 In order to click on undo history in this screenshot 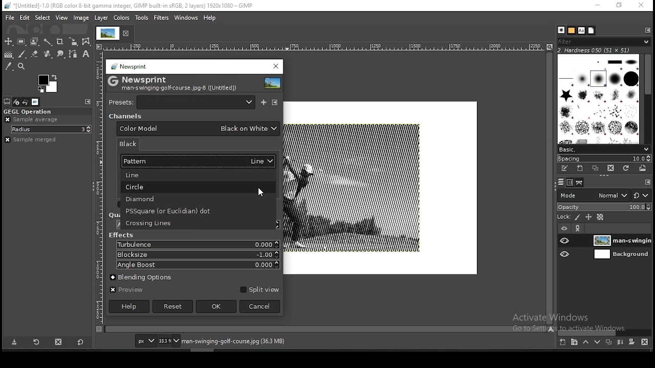, I will do `click(25, 102)`.